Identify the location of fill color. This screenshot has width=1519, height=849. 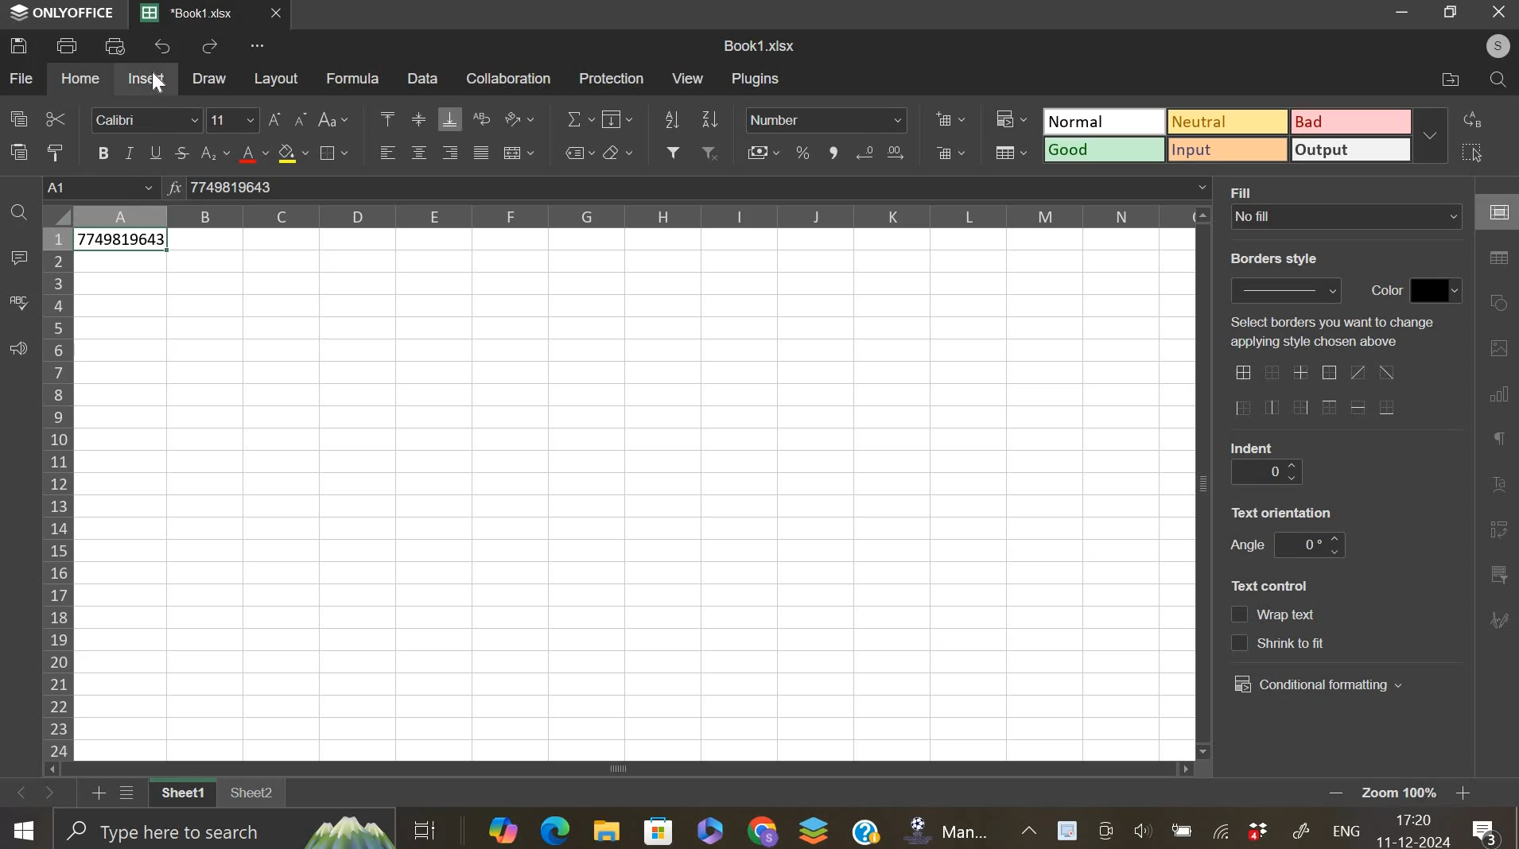
(292, 153).